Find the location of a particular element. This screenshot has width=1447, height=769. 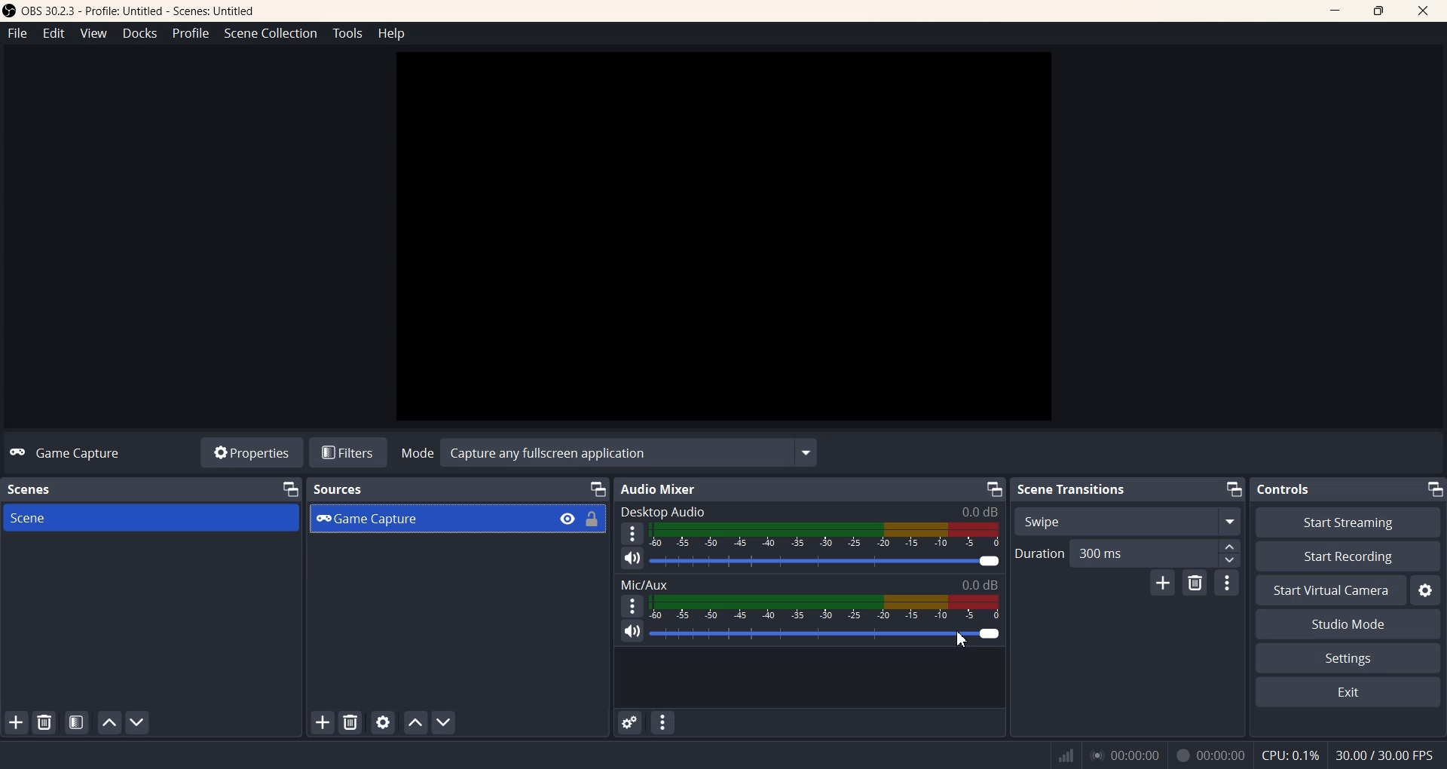

Edit is located at coordinates (55, 32).